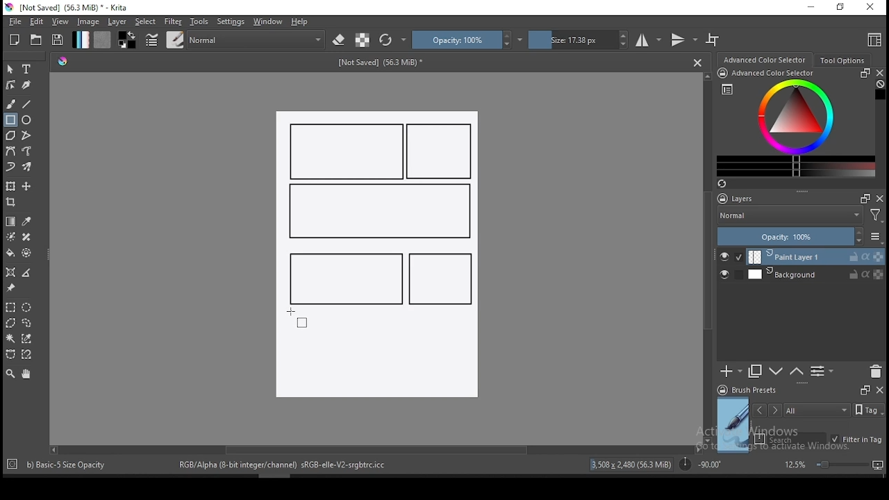 The width and height of the screenshot is (889, 500). I want to click on crop tool, so click(13, 203).